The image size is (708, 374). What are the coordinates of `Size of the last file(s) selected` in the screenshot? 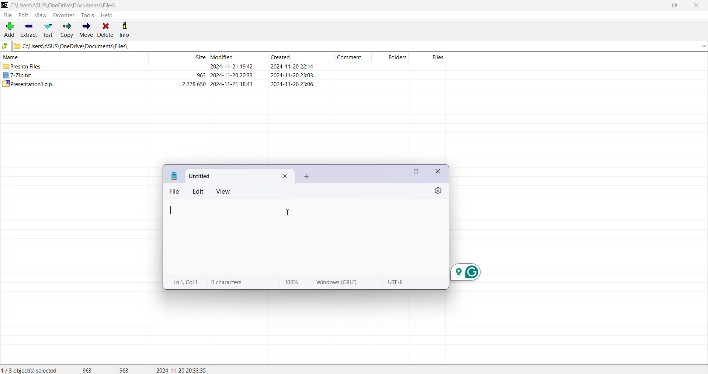 It's located at (125, 370).